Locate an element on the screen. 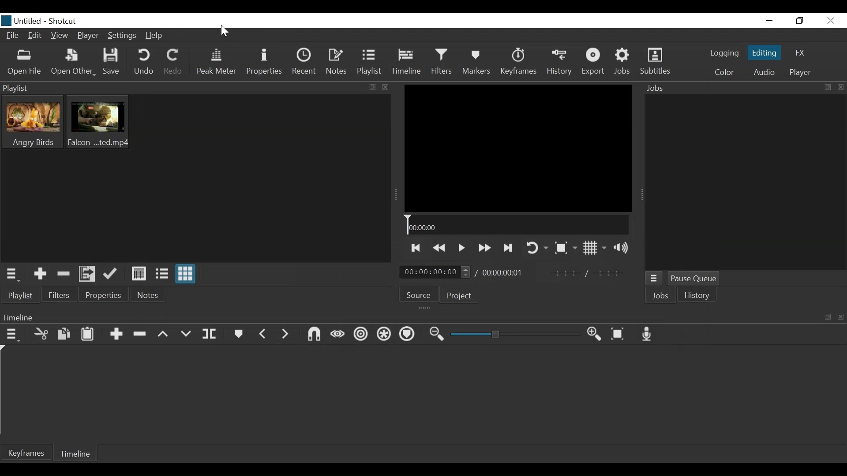  Peak Meter is located at coordinates (216, 62).